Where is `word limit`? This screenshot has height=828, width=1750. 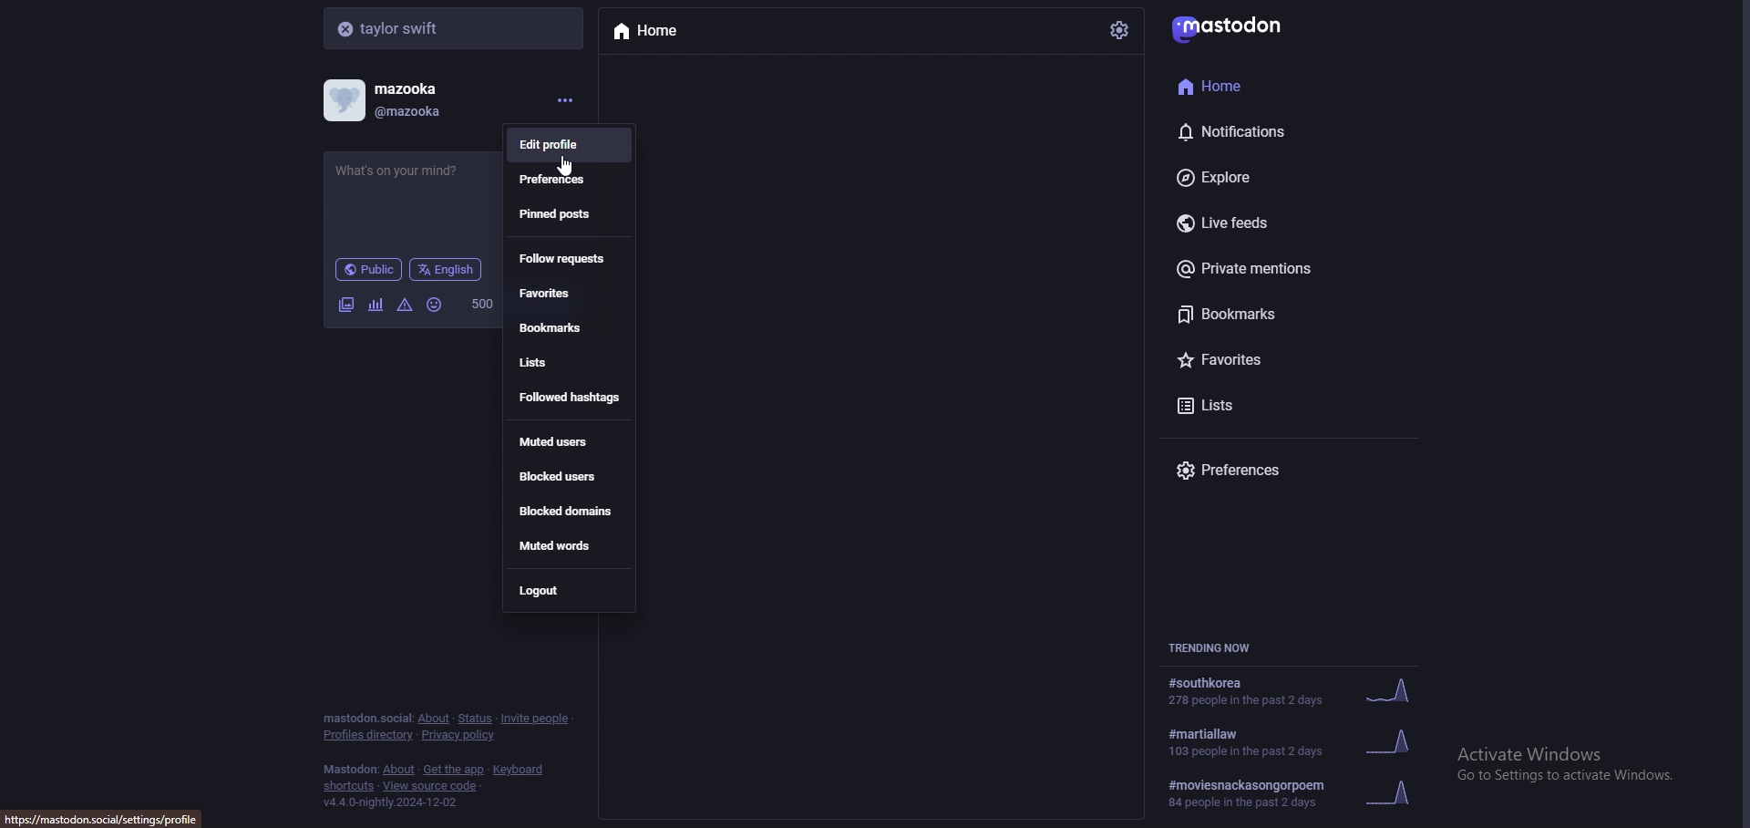
word limit is located at coordinates (481, 305).